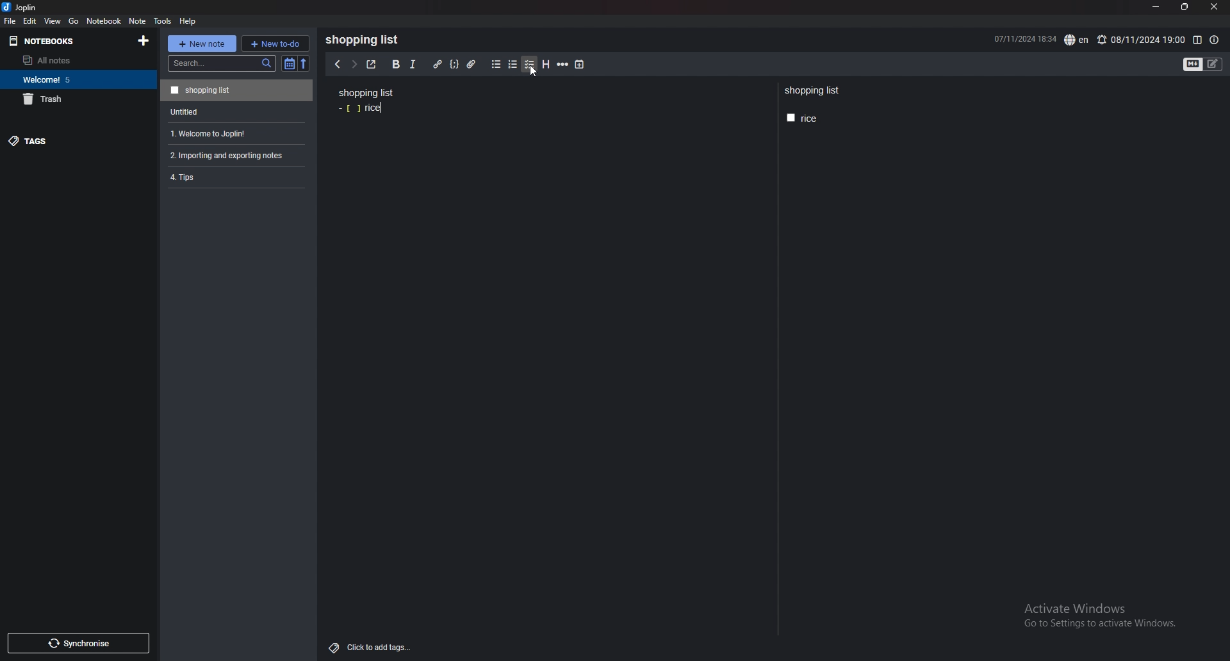 The height and width of the screenshot is (661, 1230). I want to click on bullet list, so click(496, 65).